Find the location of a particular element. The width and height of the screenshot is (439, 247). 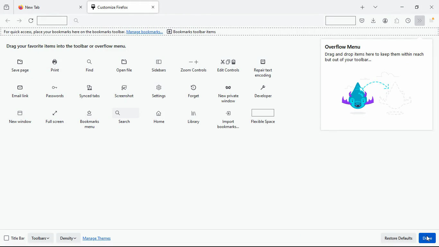

forward is located at coordinates (20, 22).